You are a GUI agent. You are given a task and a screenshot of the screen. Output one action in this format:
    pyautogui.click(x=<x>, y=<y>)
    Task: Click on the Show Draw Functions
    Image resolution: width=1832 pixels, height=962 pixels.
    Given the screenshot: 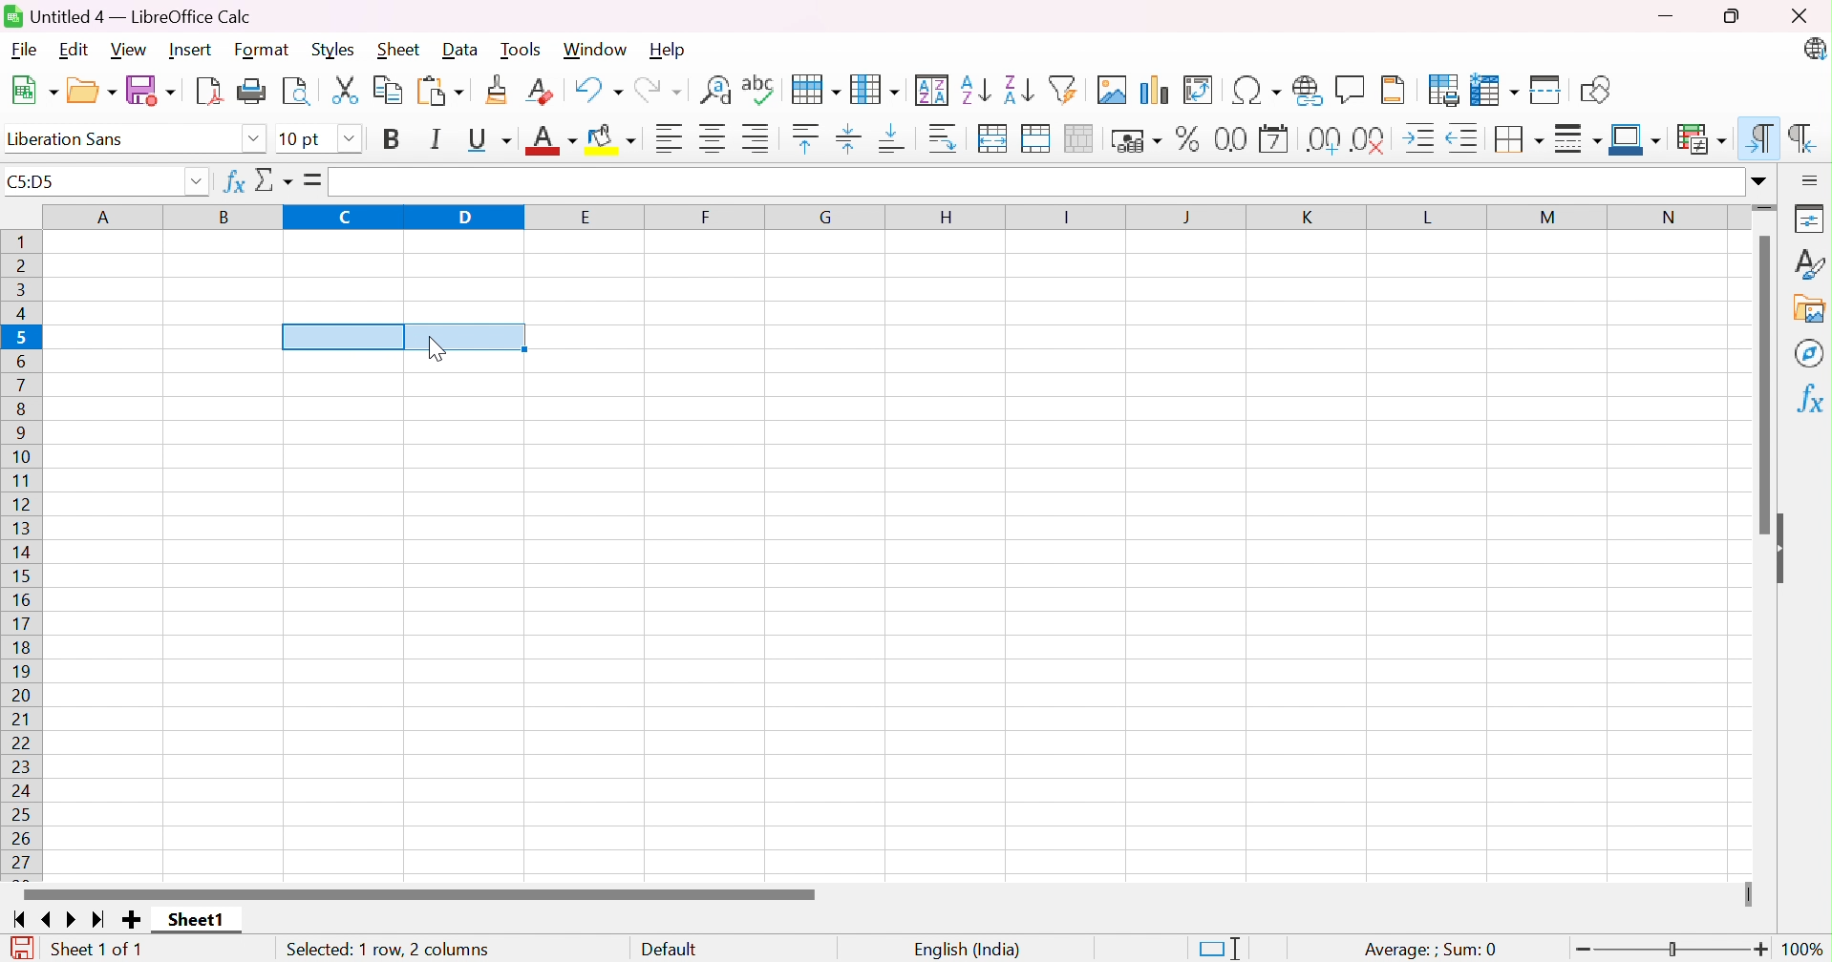 What is the action you would take?
    pyautogui.click(x=1593, y=89)
    